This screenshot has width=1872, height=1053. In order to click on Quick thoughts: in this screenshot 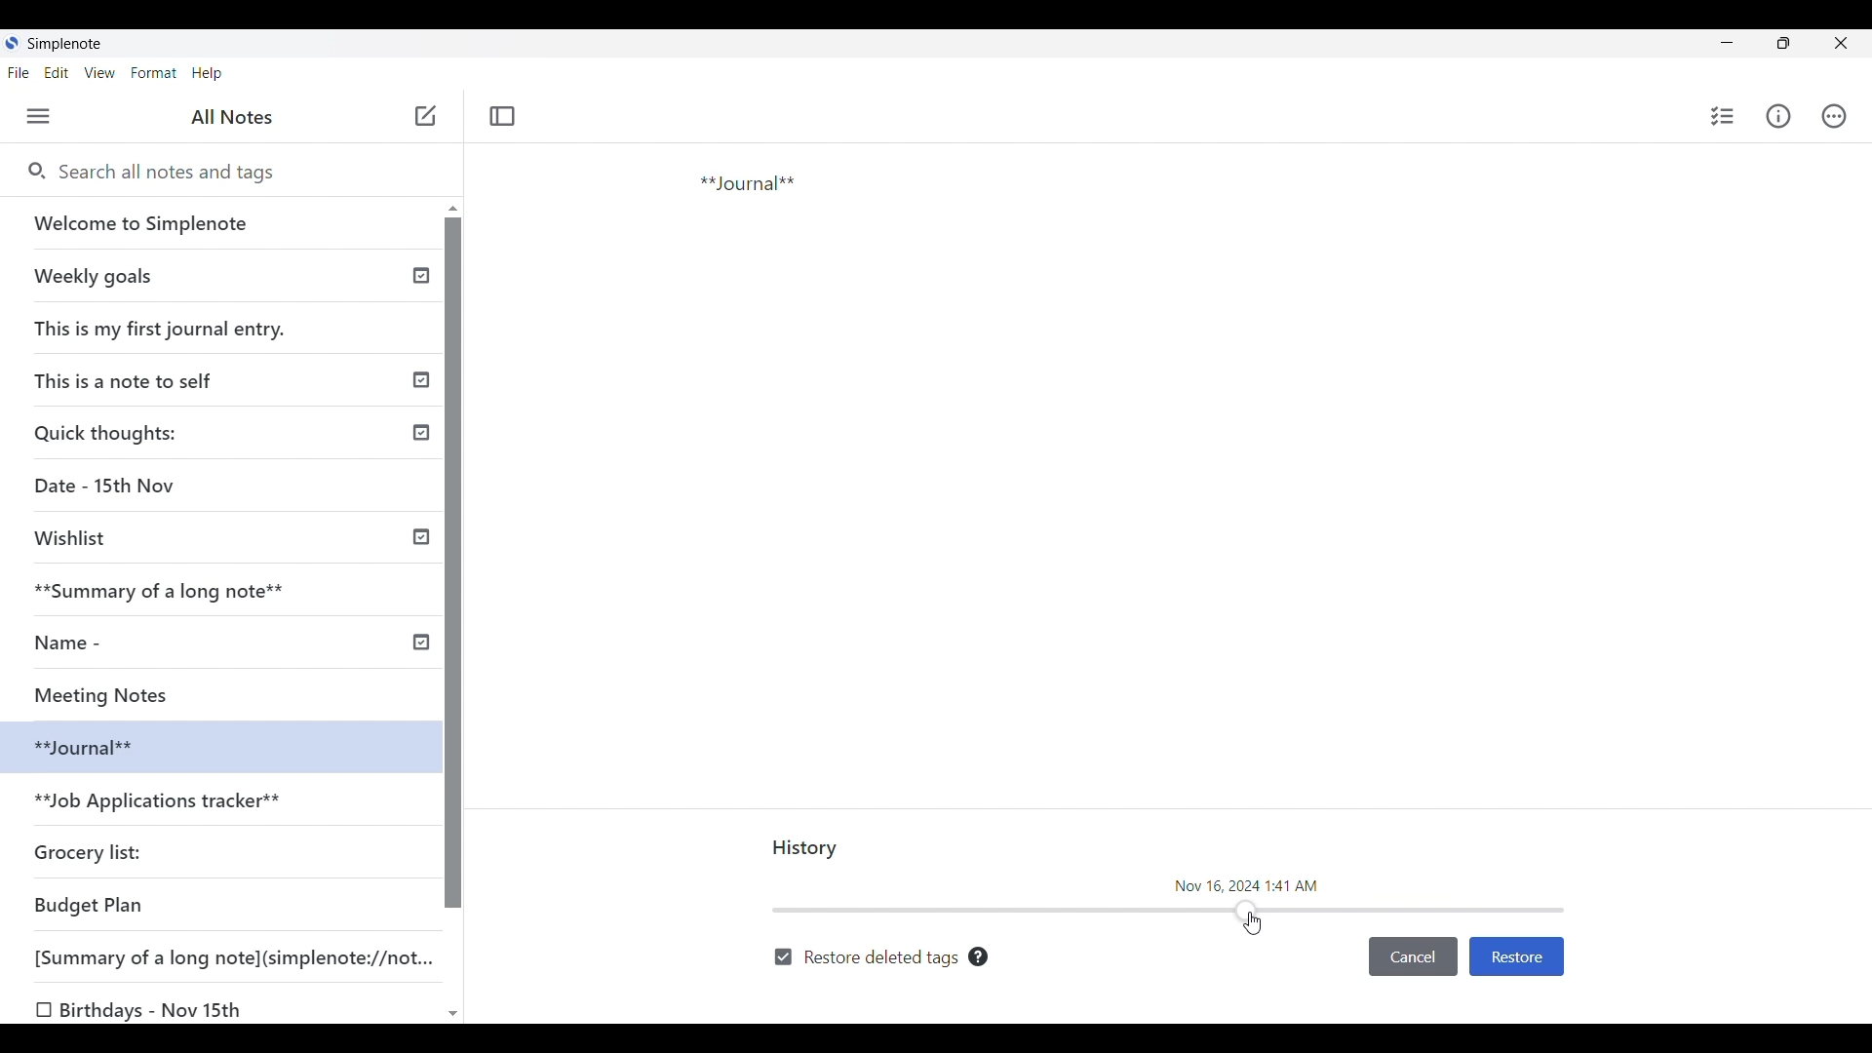, I will do `click(109, 432)`.